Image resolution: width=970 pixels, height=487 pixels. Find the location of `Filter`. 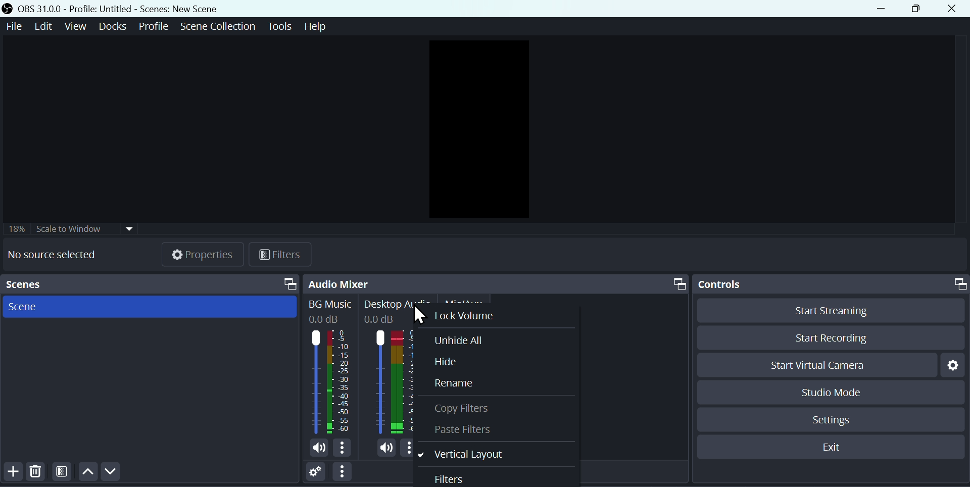

Filter is located at coordinates (63, 473).